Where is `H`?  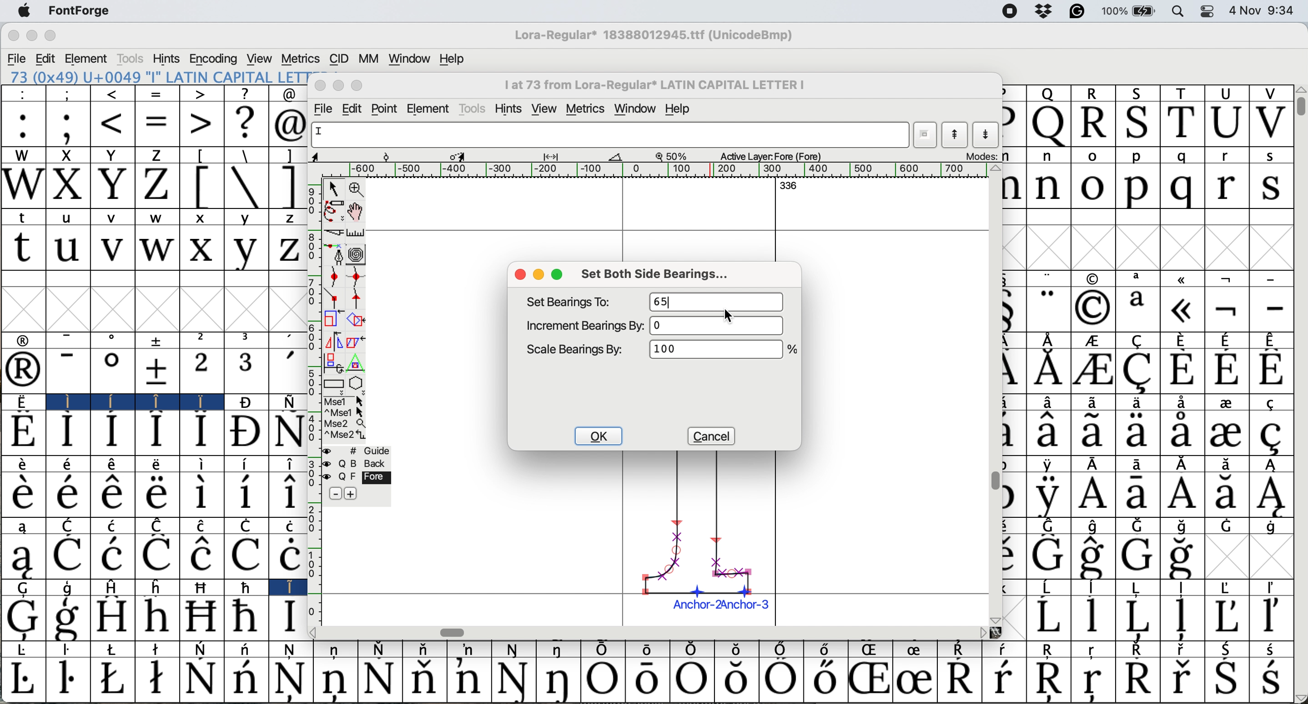
H is located at coordinates (116, 587).